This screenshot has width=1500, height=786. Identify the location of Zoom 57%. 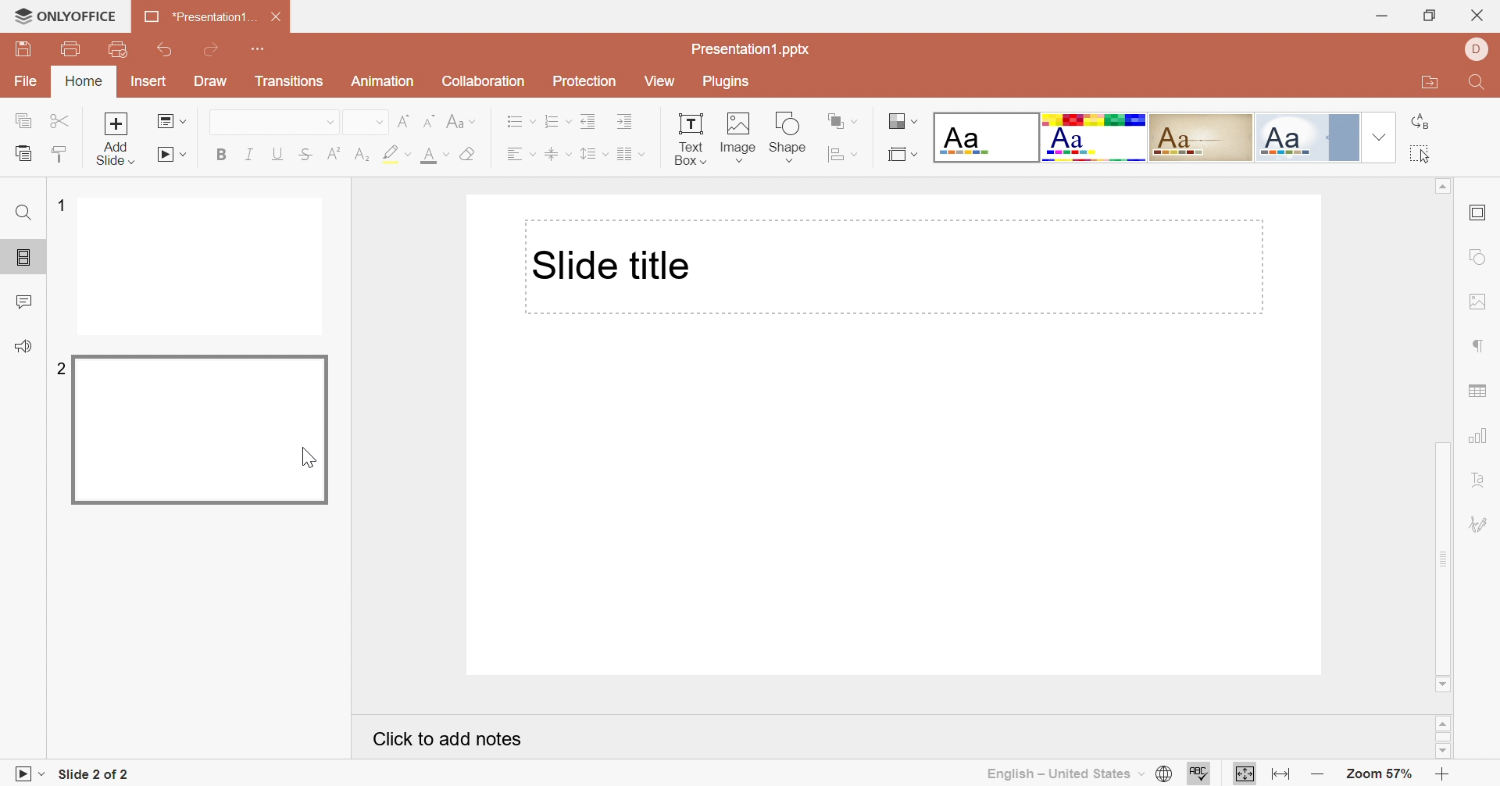
(1378, 773).